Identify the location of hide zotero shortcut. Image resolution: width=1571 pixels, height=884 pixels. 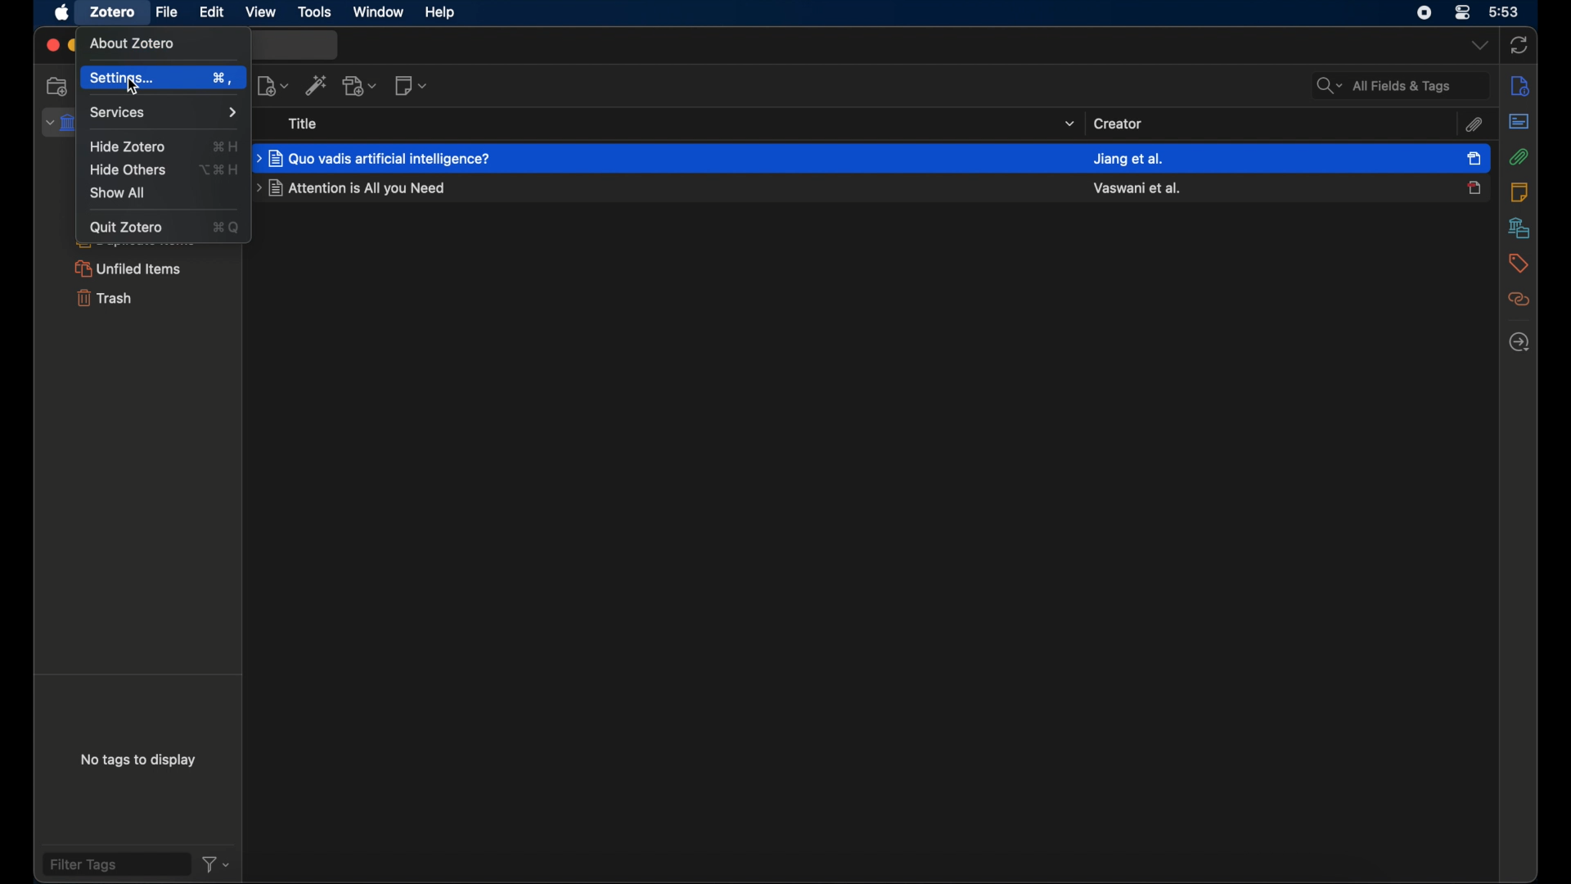
(226, 147).